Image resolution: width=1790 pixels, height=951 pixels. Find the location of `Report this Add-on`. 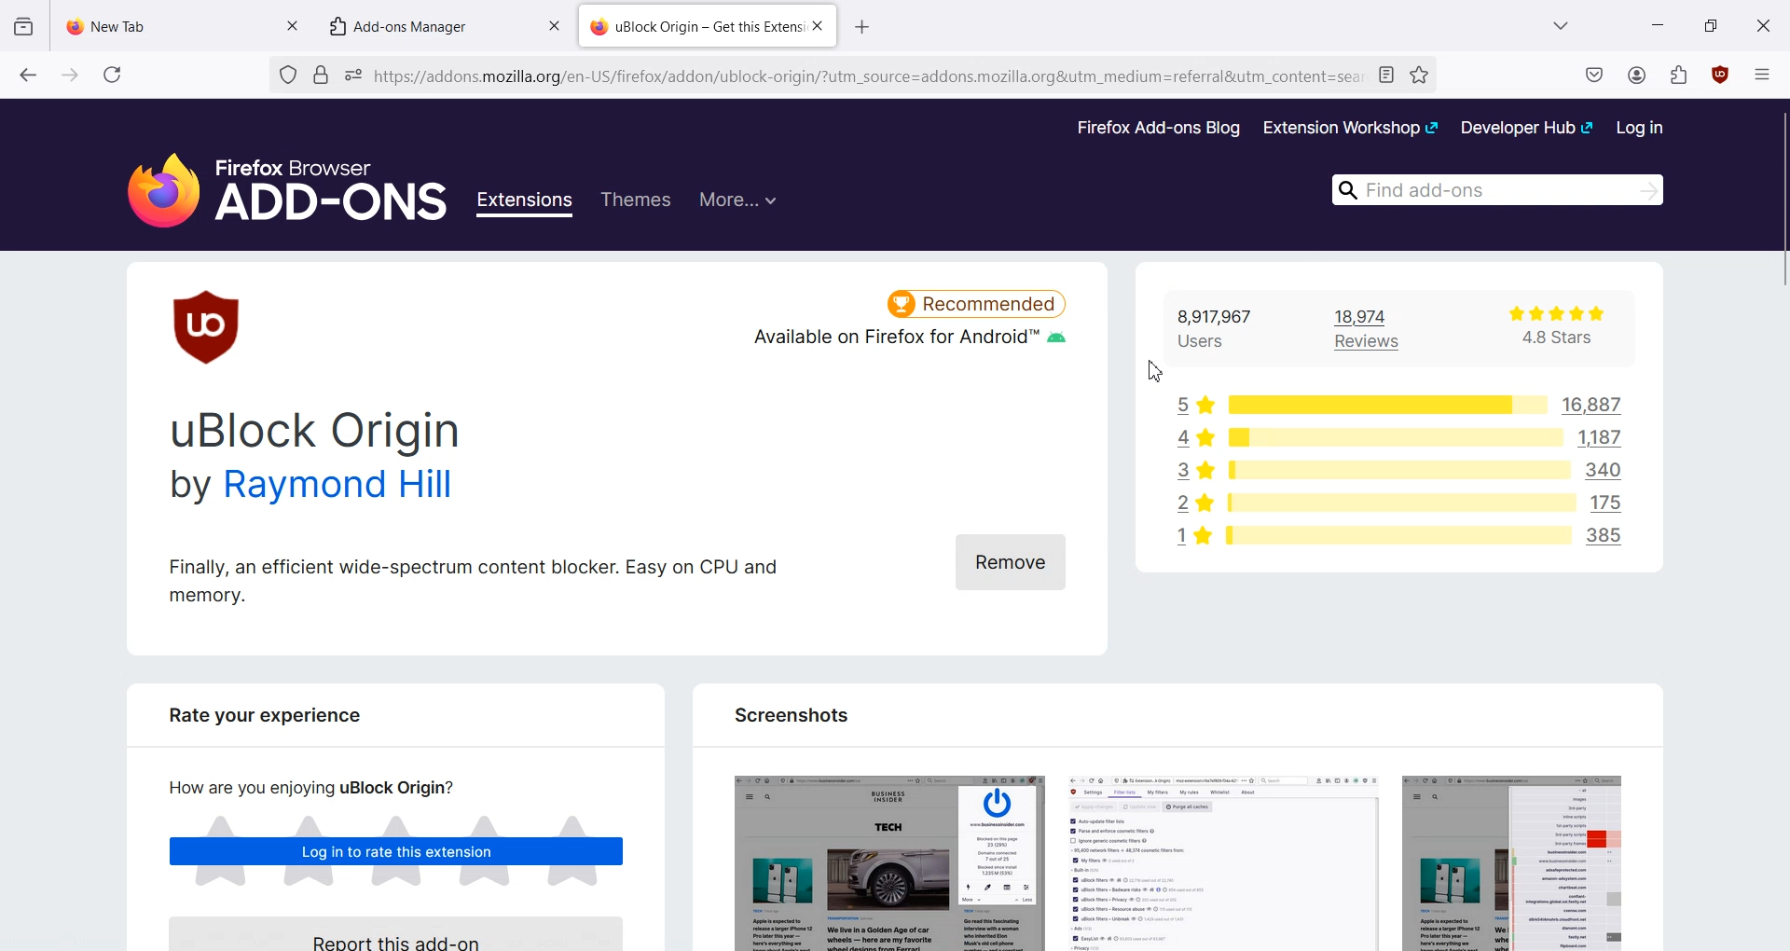

Report this Add-on is located at coordinates (407, 931).